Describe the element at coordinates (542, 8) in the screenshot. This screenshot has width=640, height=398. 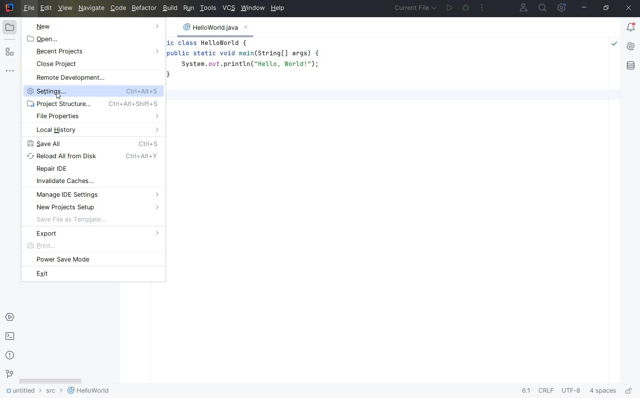
I see `search everywhere` at that location.